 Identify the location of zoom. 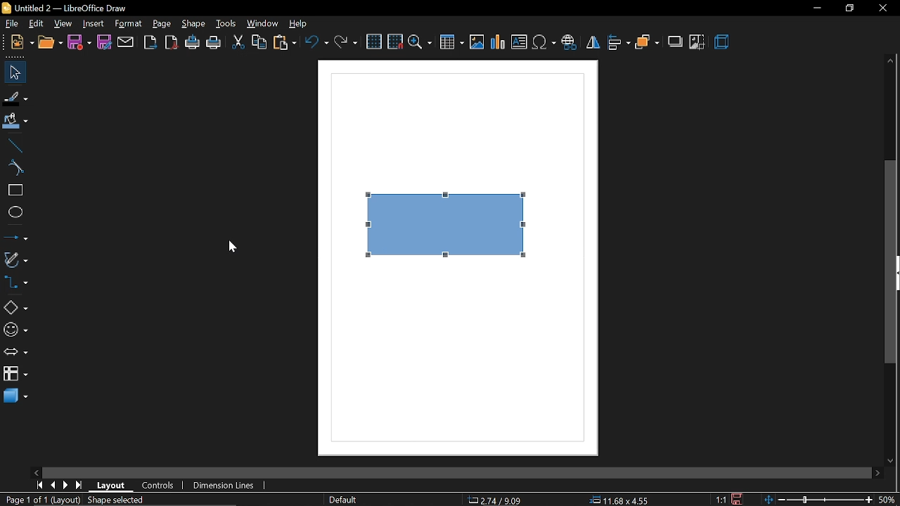
(421, 44).